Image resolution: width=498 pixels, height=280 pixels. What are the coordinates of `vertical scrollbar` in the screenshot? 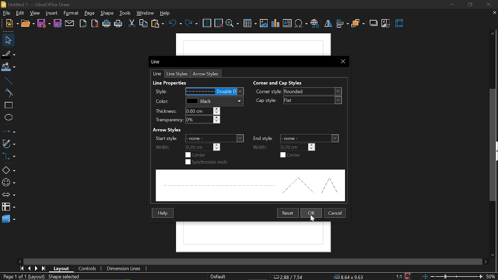 It's located at (494, 145).